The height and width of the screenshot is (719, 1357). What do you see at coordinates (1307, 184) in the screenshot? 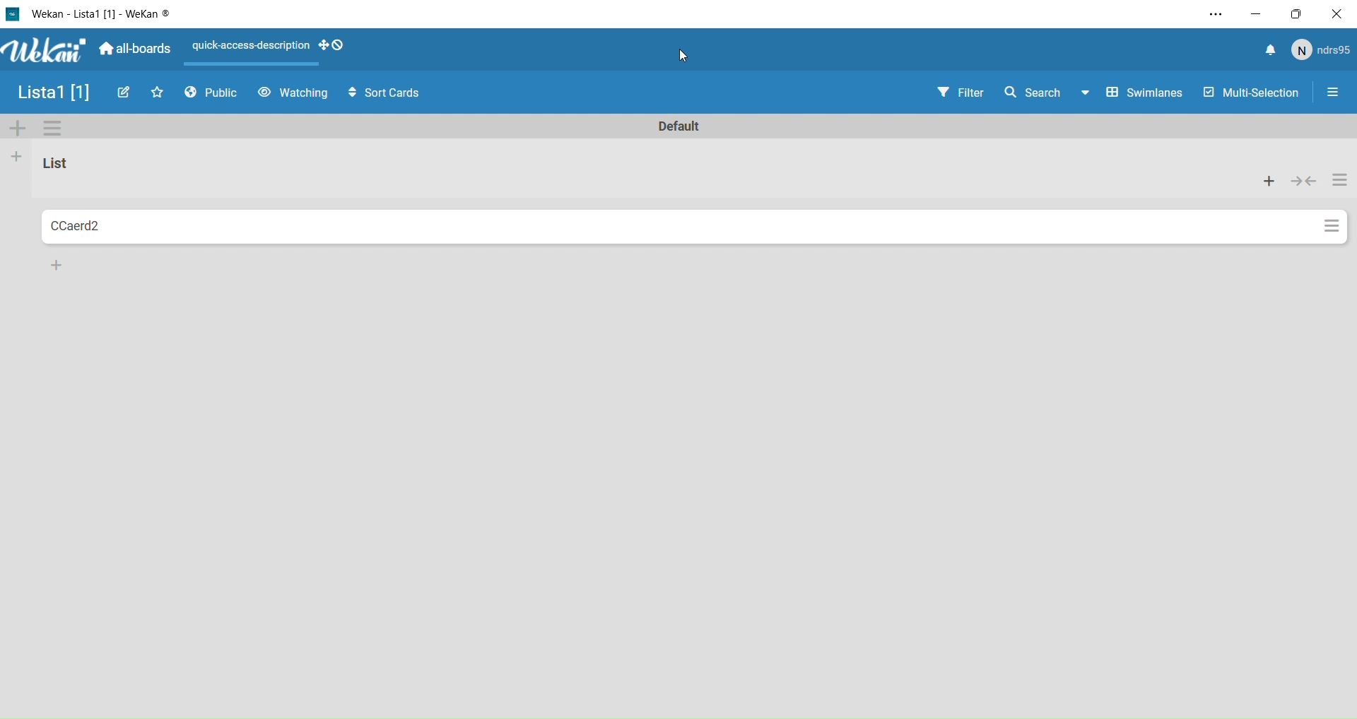
I see `collapse` at bounding box center [1307, 184].